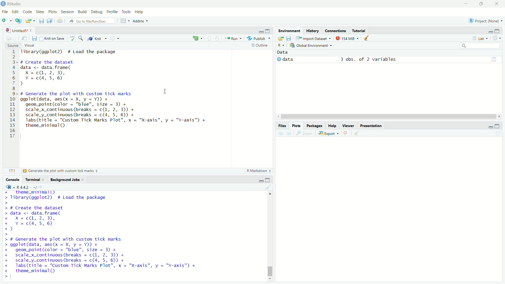 This screenshot has height=284, width=505. I want to click on minimize, so click(489, 31).